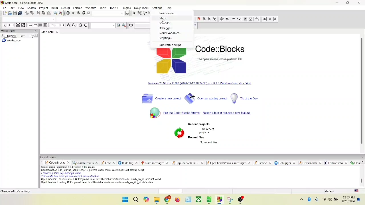  Describe the element at coordinates (309, 200) in the screenshot. I see `bluetooth` at that location.